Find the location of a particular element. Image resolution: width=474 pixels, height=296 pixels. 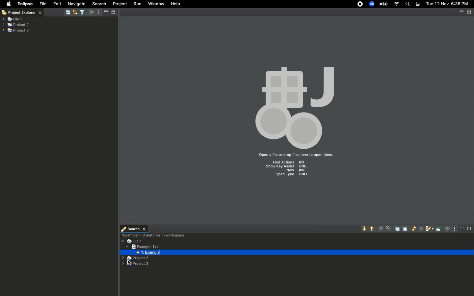

Icon is located at coordinates (293, 105).